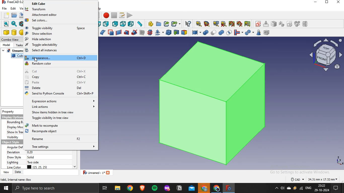 The height and width of the screenshot is (193, 344). What do you see at coordinates (12, 39) in the screenshot?
I see `combo view` at bounding box center [12, 39].